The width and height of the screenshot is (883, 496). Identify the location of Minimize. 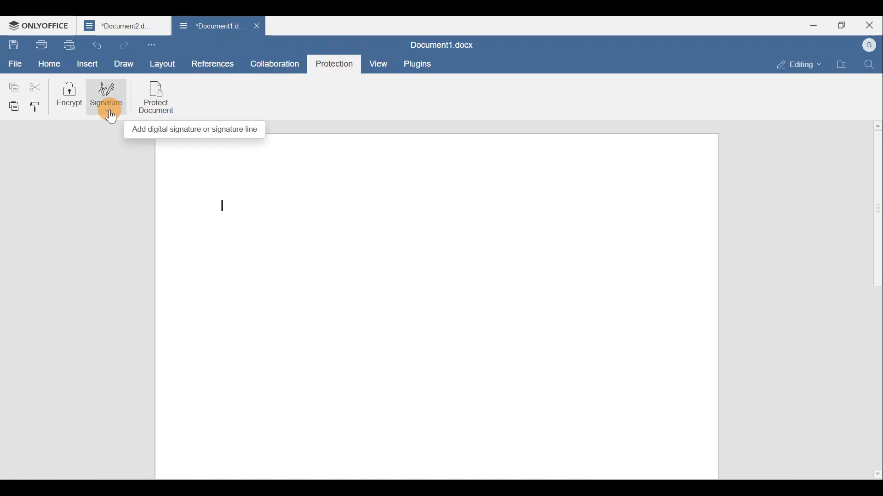
(807, 24).